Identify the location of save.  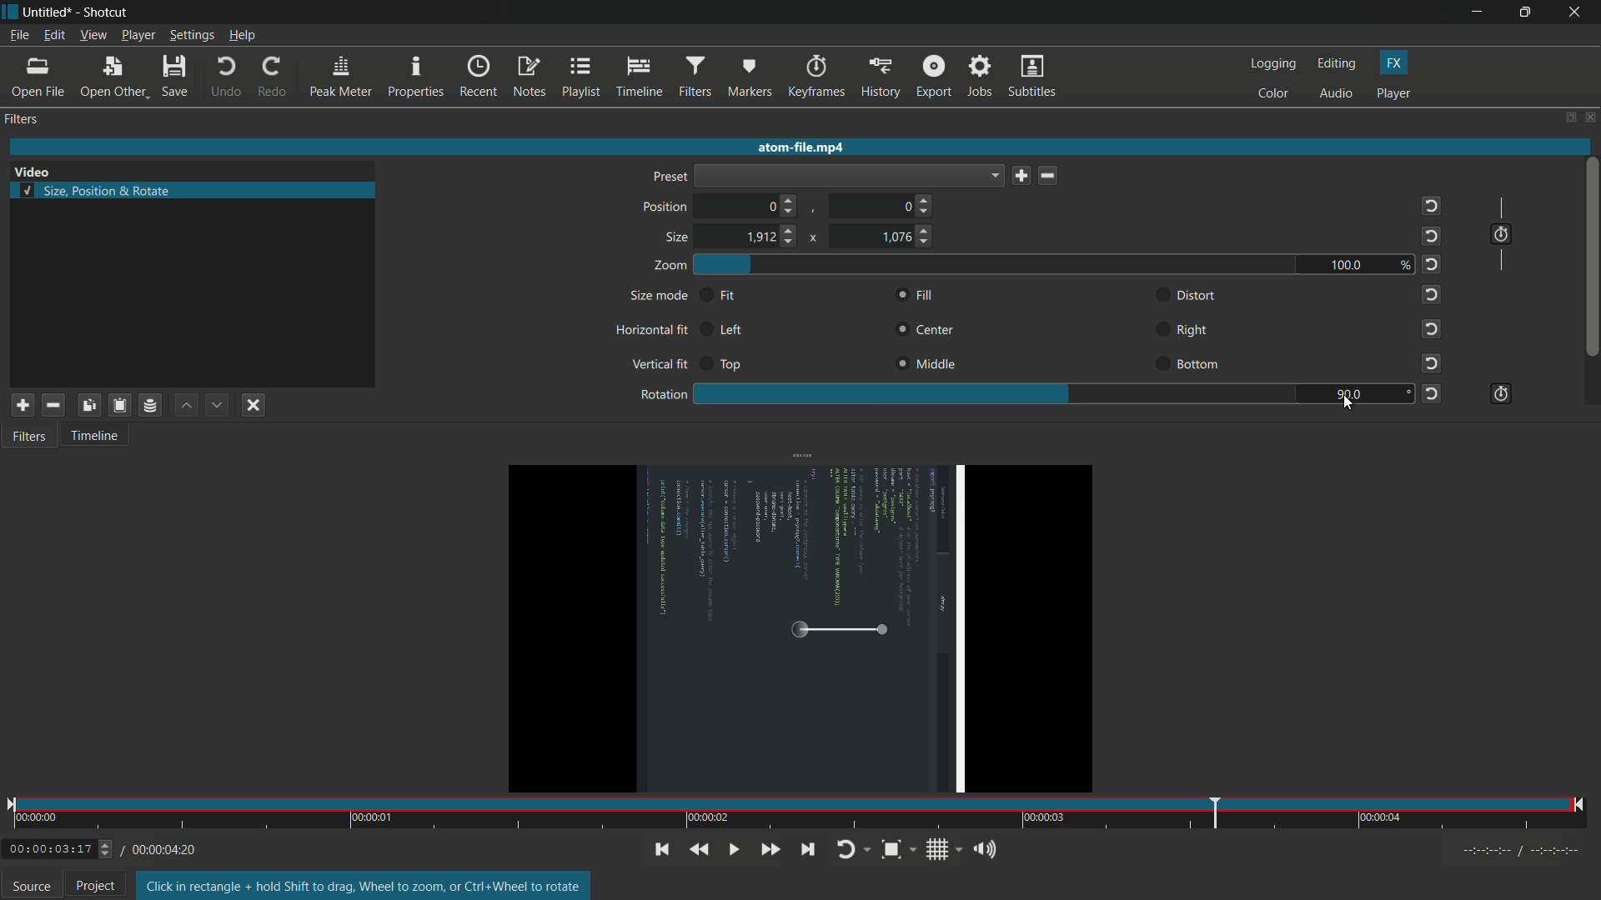
(1021, 177).